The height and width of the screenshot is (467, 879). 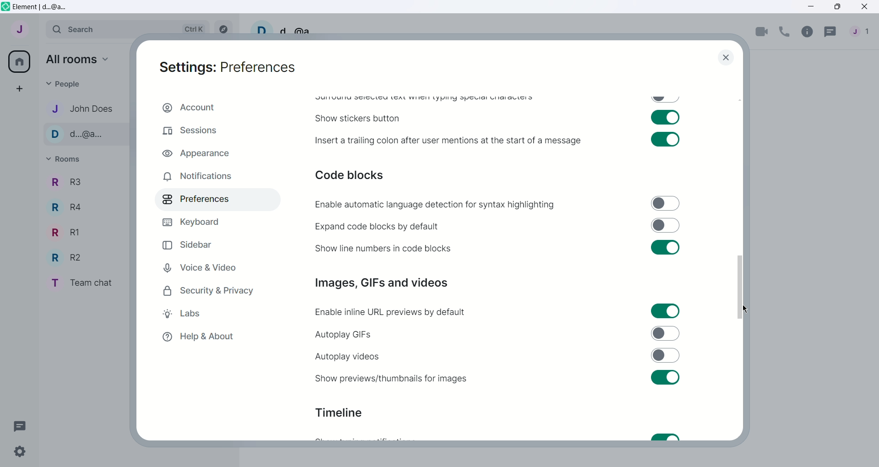 What do you see at coordinates (70, 208) in the screenshot?
I see `R4 - Room Name` at bounding box center [70, 208].